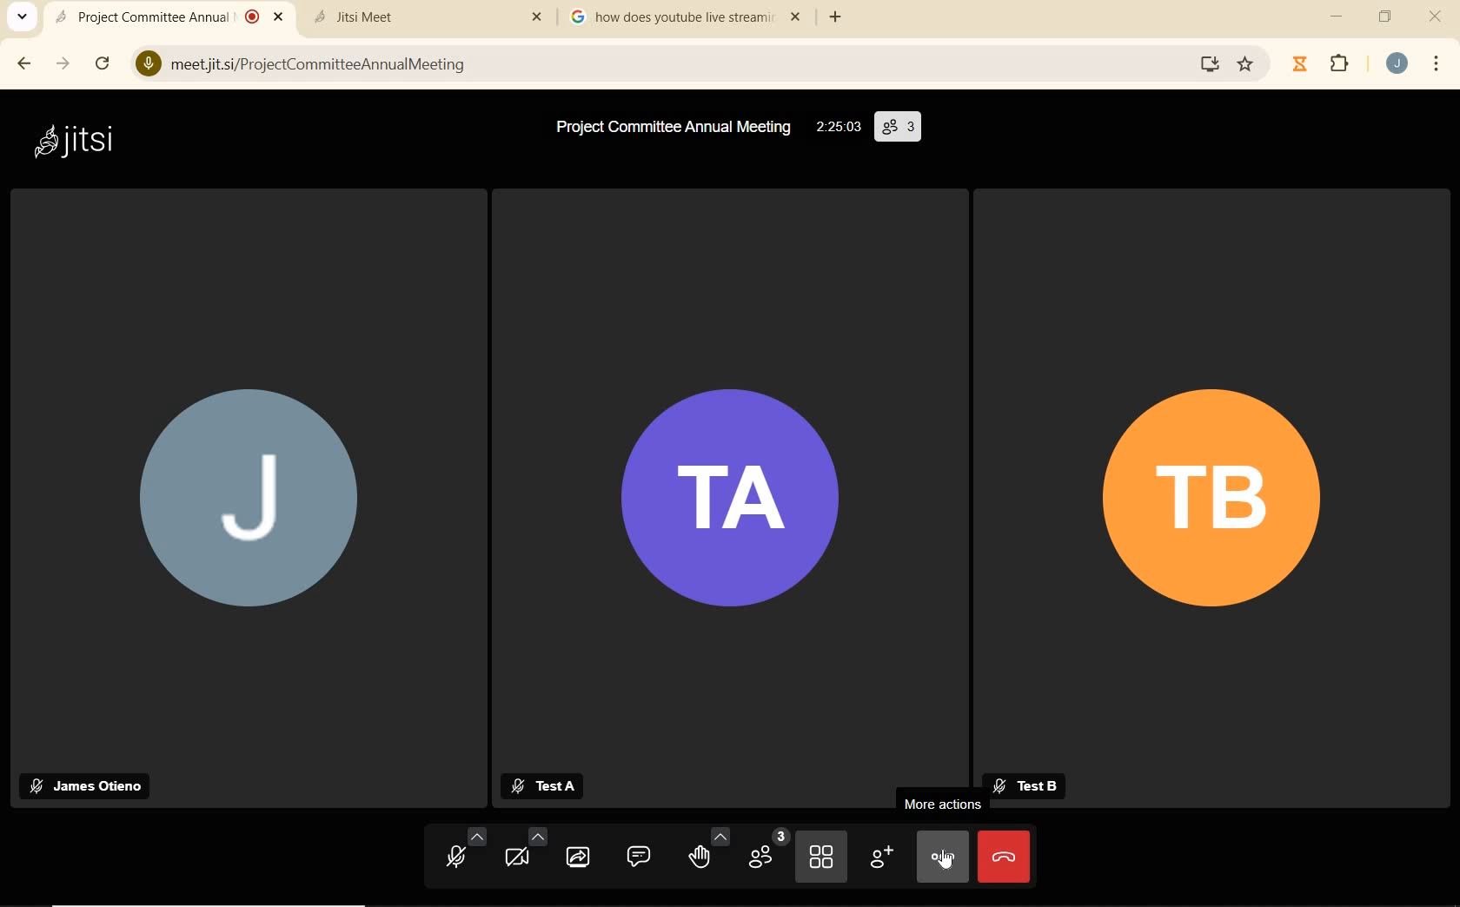 The height and width of the screenshot is (907, 1460). I want to click on J, so click(249, 501).